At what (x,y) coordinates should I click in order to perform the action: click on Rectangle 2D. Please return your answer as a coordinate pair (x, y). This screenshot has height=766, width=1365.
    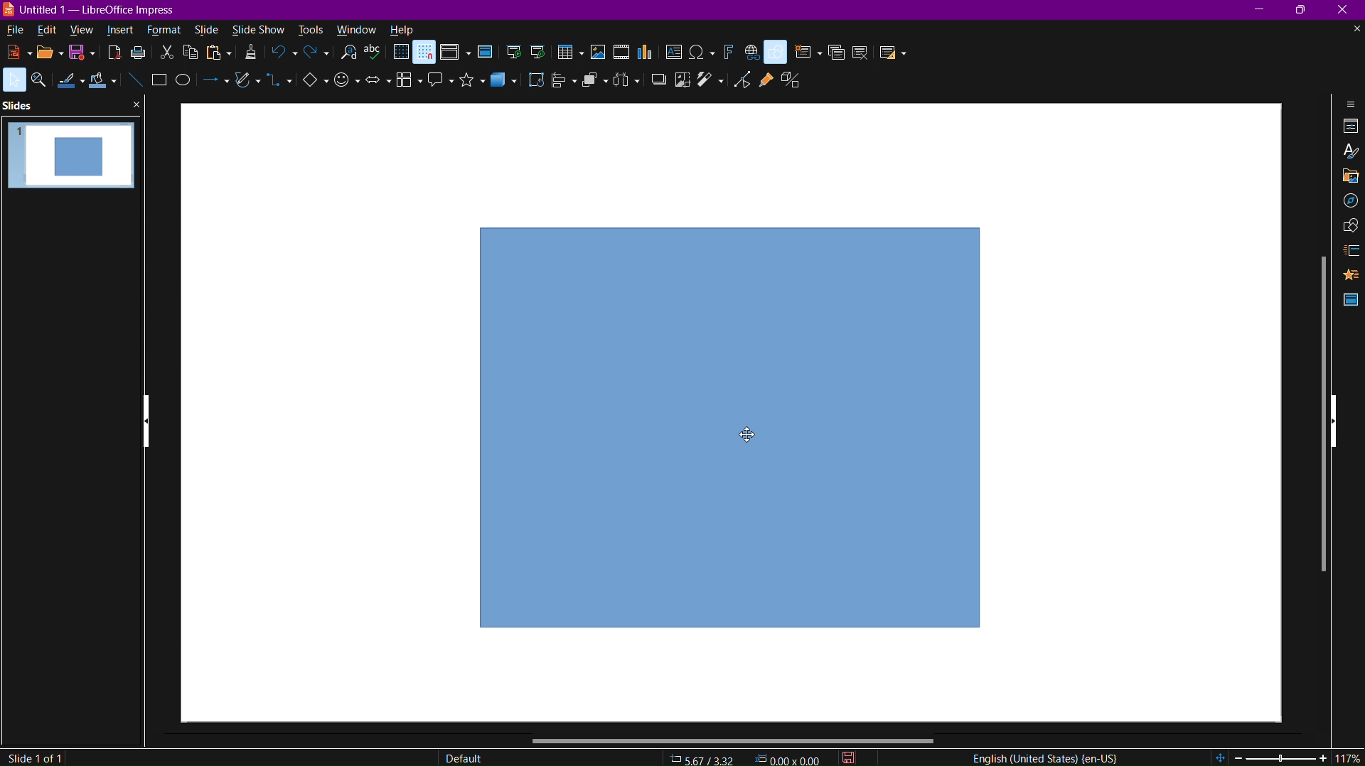
    Looking at the image, I should click on (731, 426).